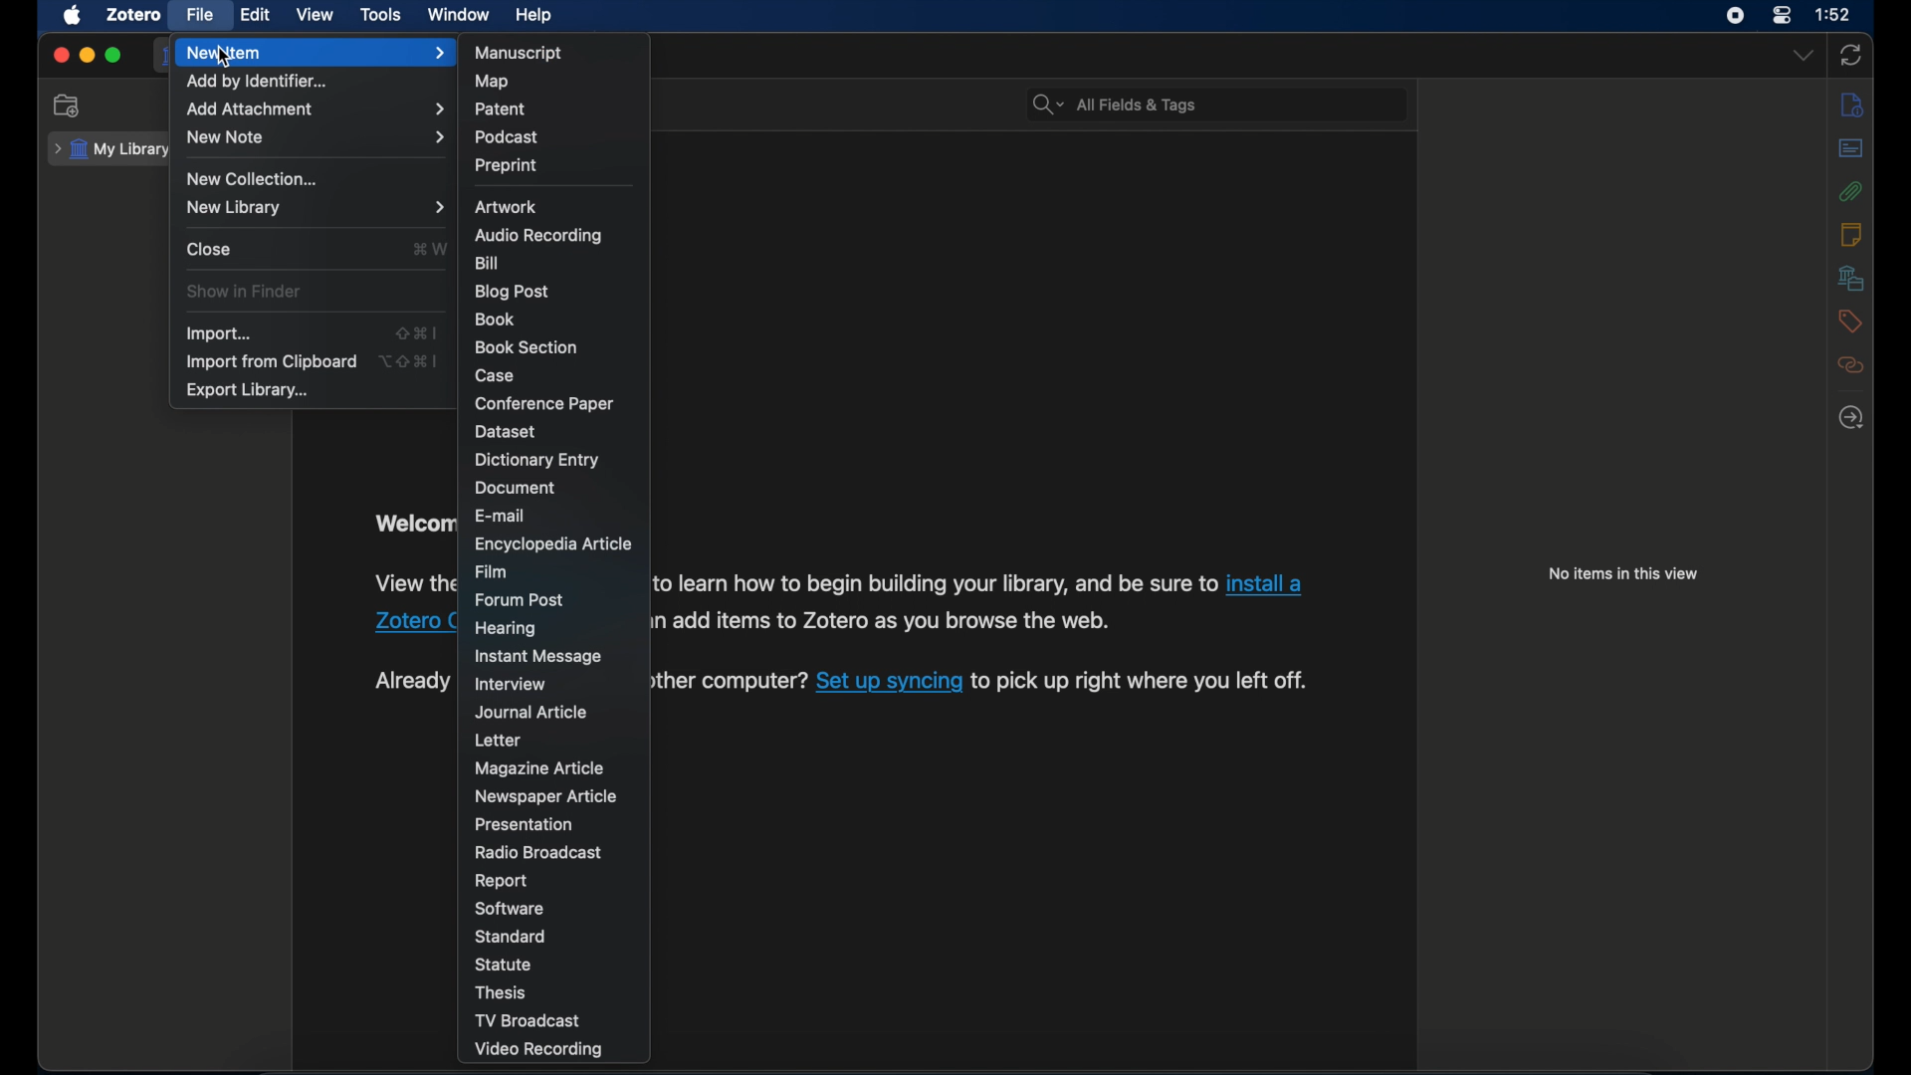  What do you see at coordinates (889, 680) in the screenshot?
I see `Set up syncing` at bounding box center [889, 680].